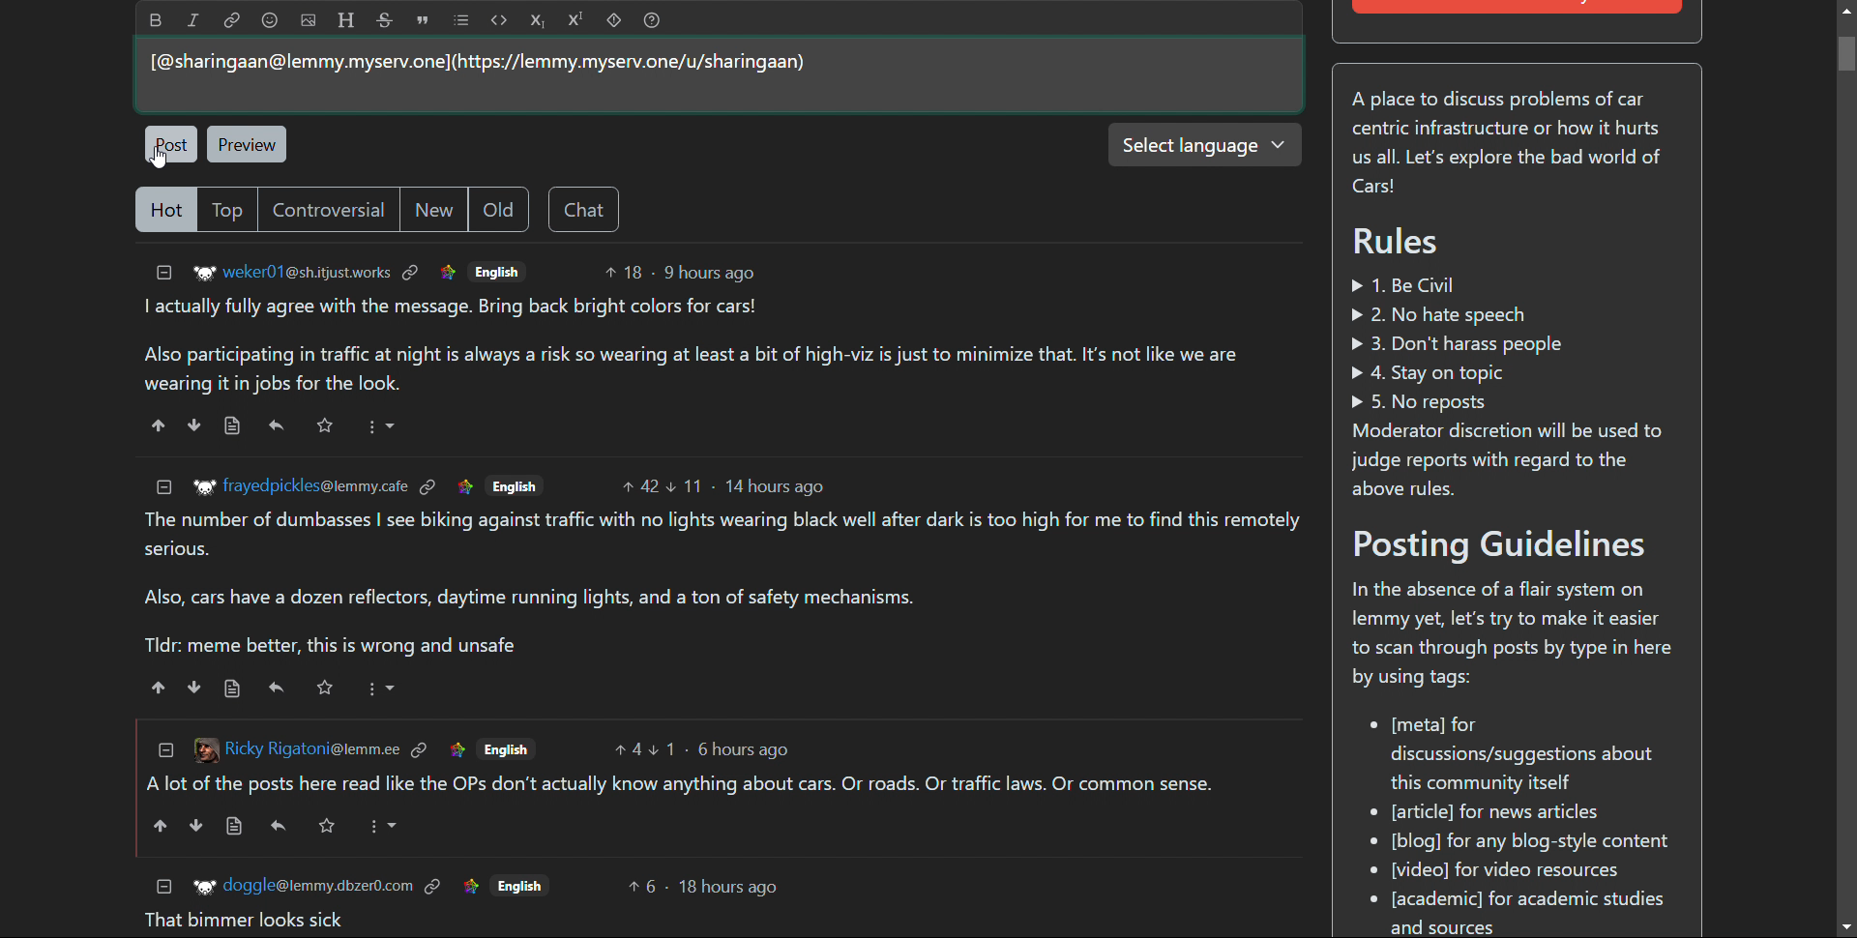 The image size is (1857, 938). What do you see at coordinates (1204, 145) in the screenshot?
I see `select language` at bounding box center [1204, 145].